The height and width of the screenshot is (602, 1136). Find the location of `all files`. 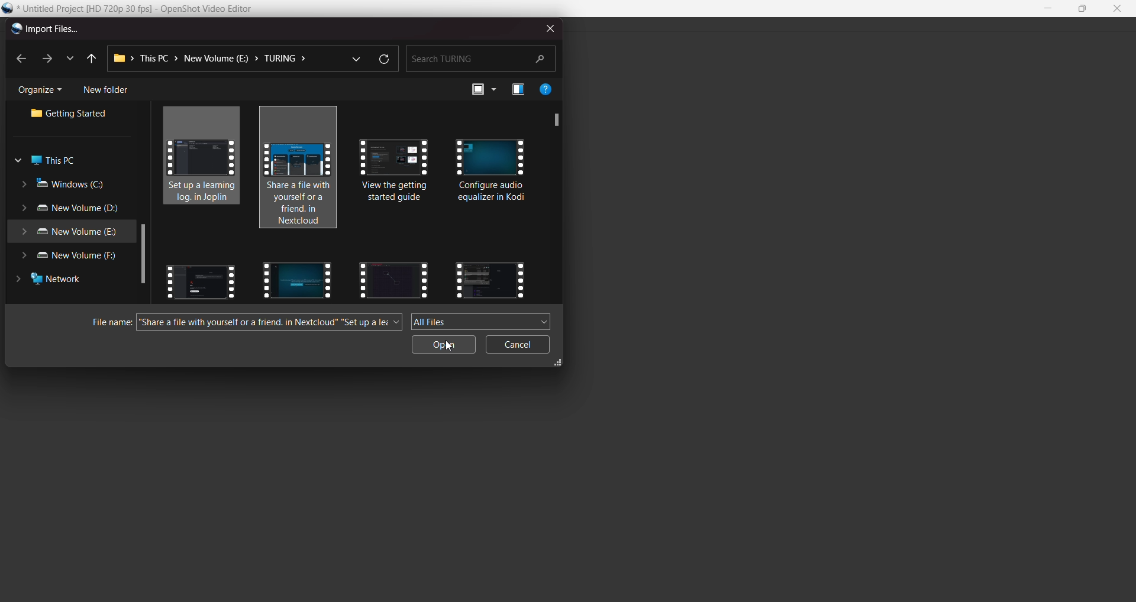

all files is located at coordinates (482, 321).